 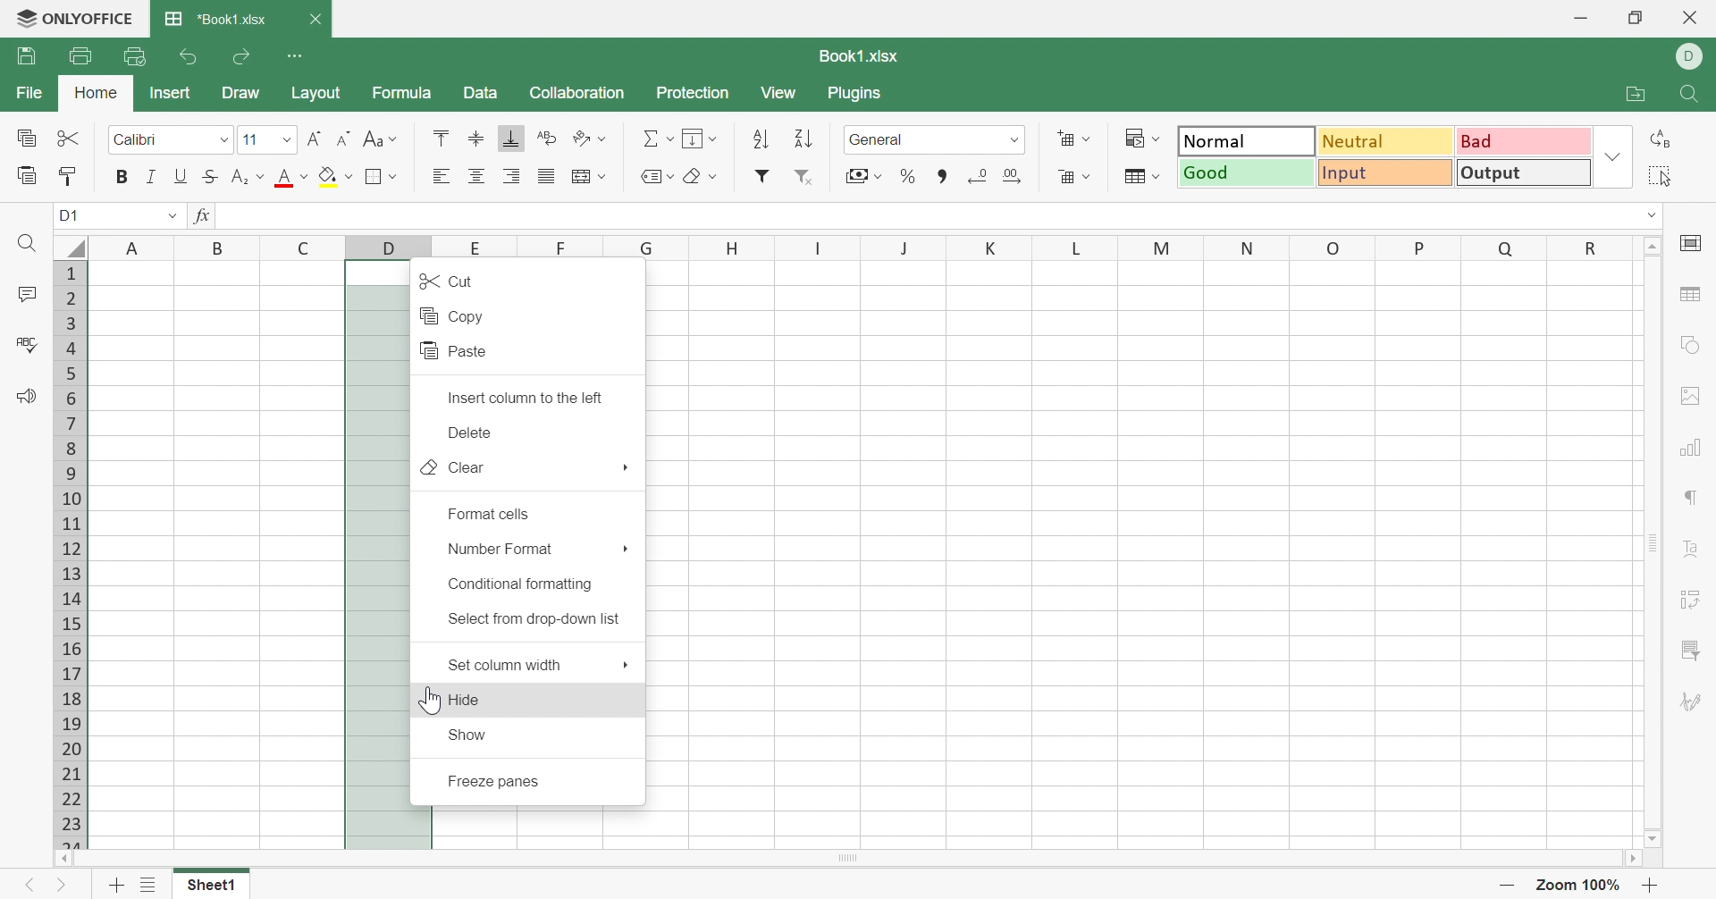 What do you see at coordinates (804, 177) in the screenshot?
I see `Remove filter` at bounding box center [804, 177].